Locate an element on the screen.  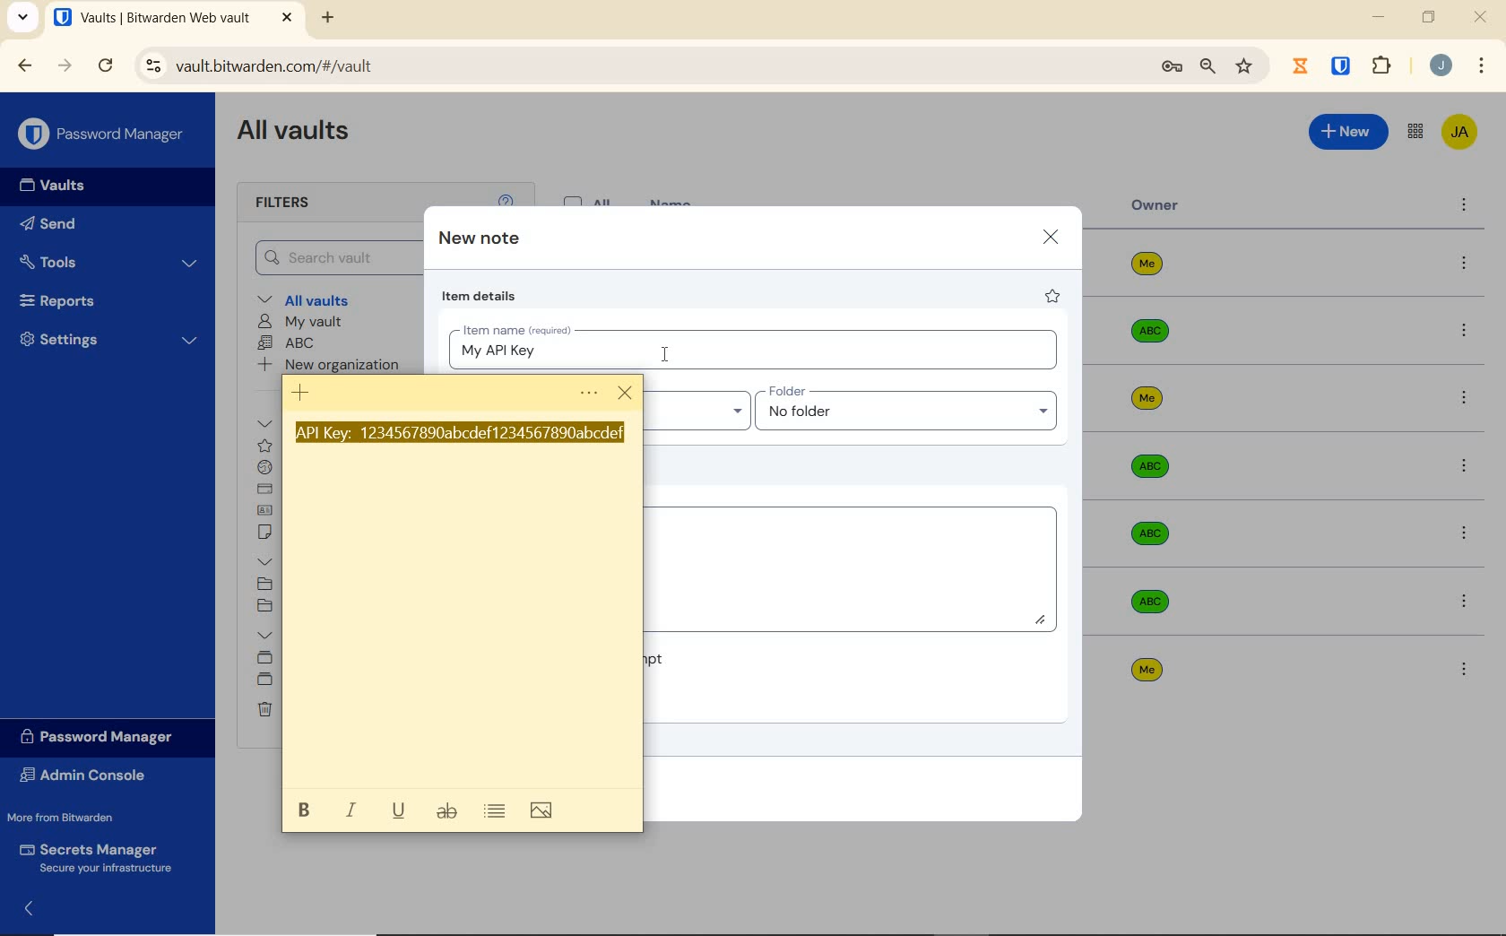
All is located at coordinates (591, 198).